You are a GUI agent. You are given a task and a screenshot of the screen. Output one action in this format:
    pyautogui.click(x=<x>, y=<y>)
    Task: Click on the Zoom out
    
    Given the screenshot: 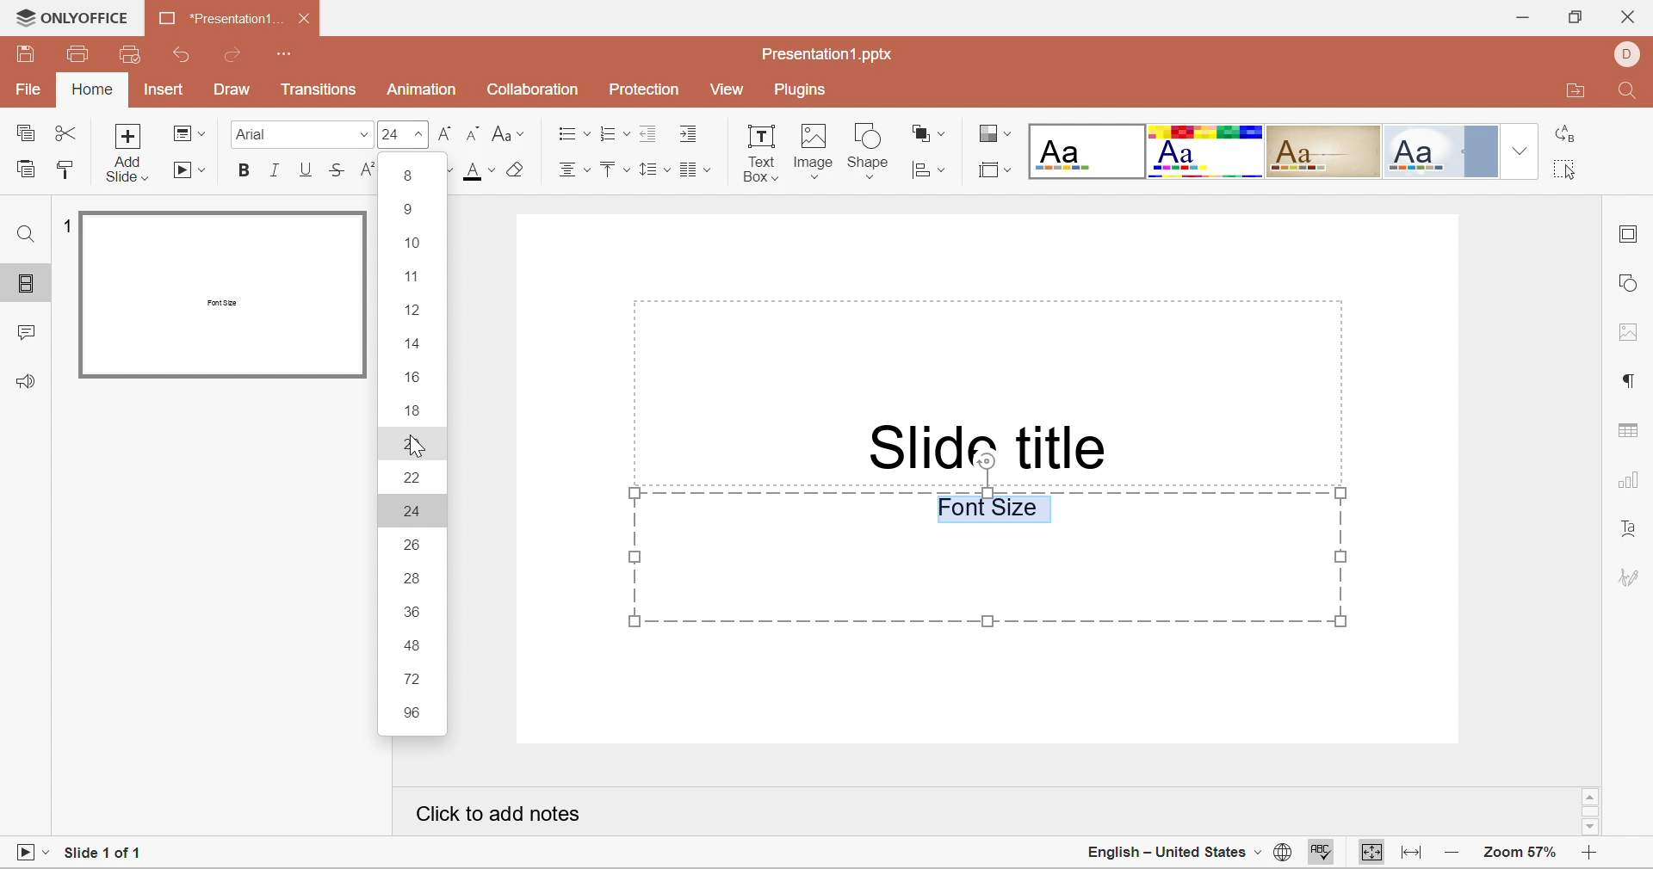 What is the action you would take?
    pyautogui.click(x=1458, y=854)
    